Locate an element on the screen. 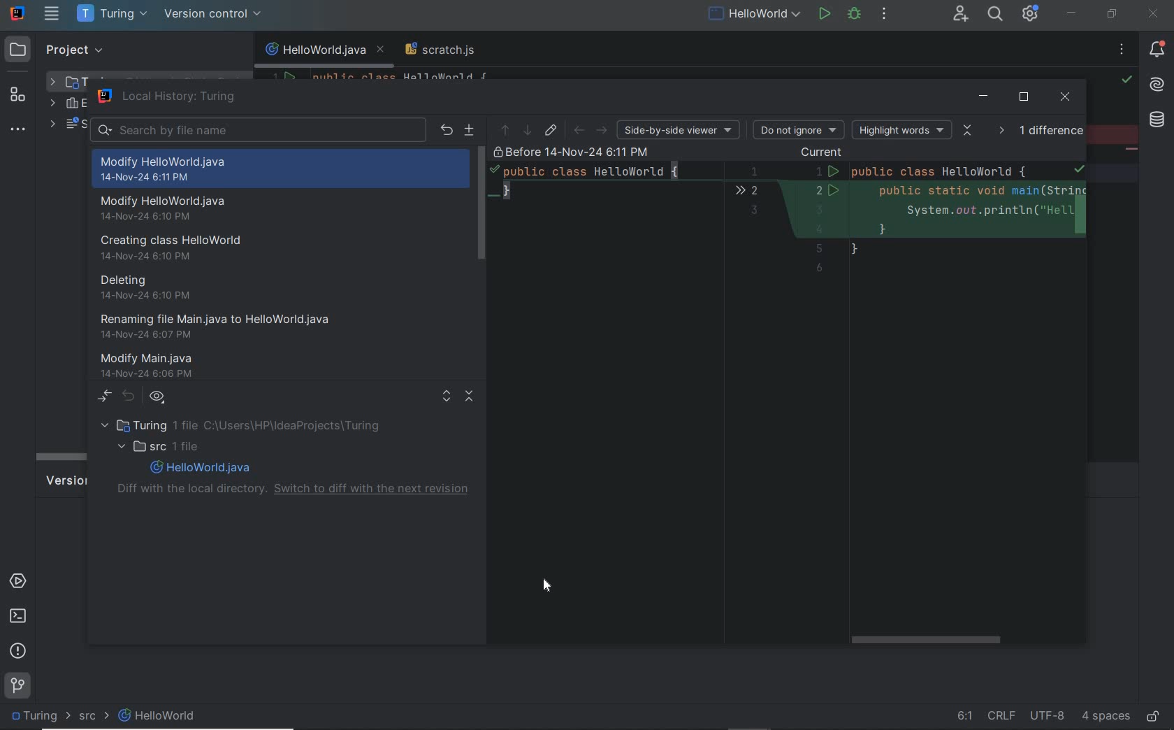 The width and height of the screenshot is (1174, 730). AI assistant is located at coordinates (1159, 85).